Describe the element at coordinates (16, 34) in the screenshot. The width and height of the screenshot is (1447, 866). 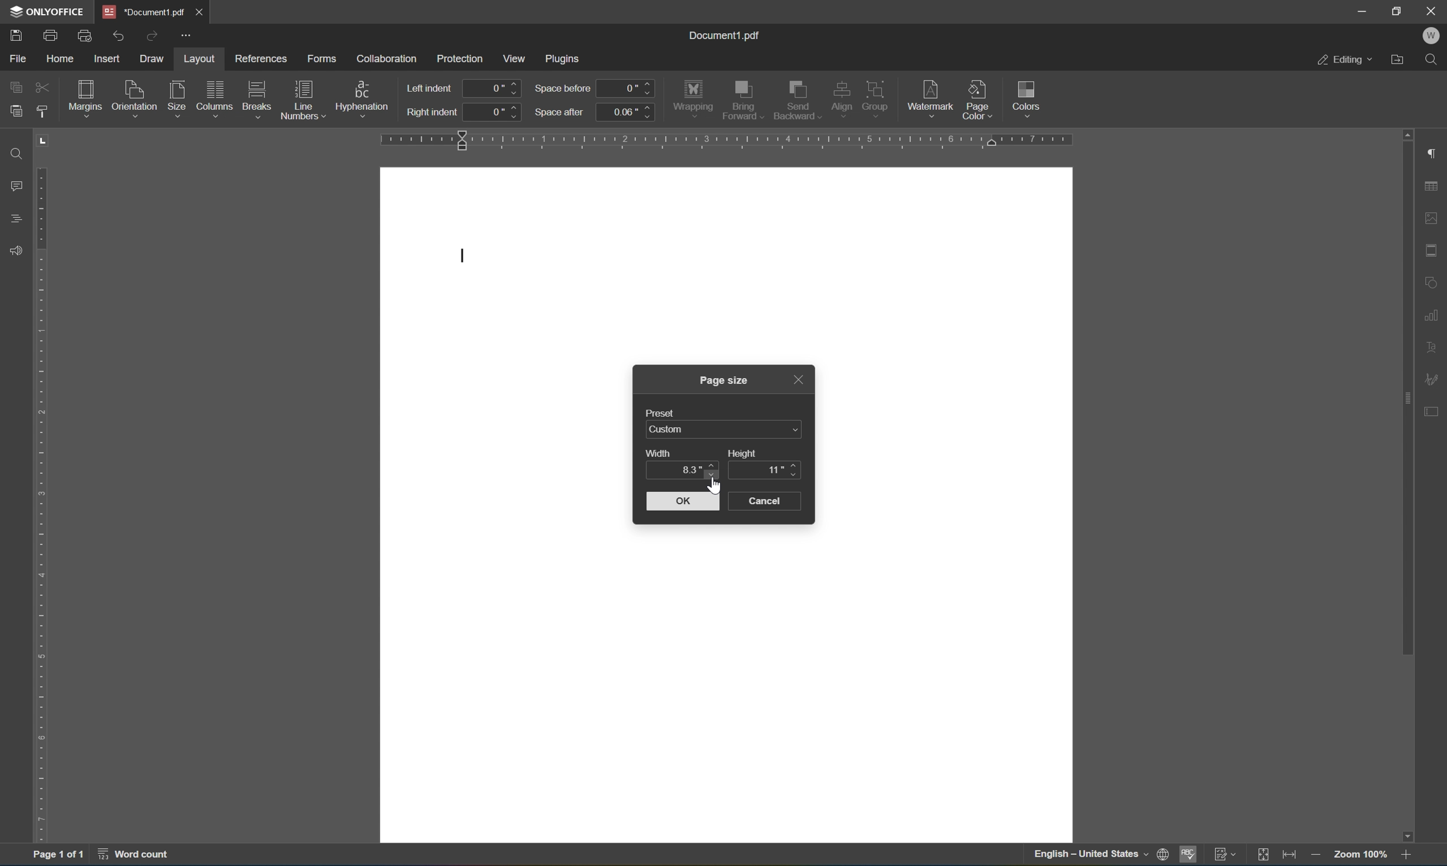
I see `save` at that location.